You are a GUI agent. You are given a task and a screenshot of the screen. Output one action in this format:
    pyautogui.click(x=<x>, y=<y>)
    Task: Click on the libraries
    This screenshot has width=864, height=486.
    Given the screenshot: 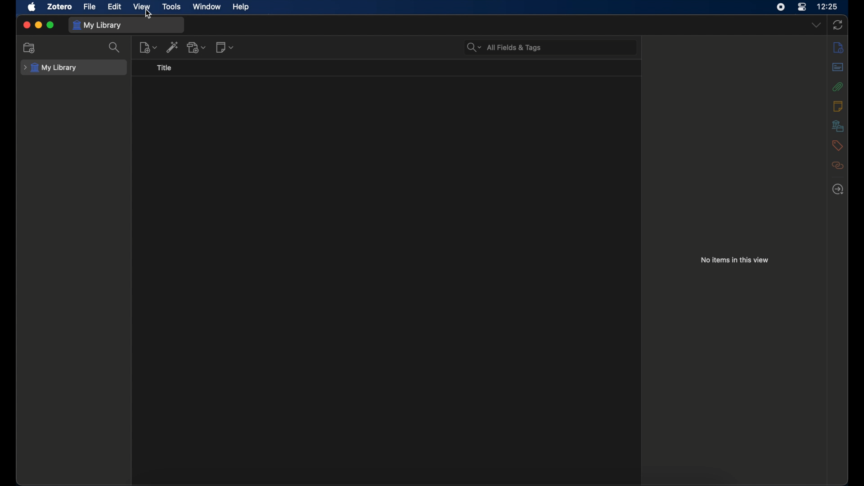 What is the action you would take?
    pyautogui.click(x=838, y=126)
    